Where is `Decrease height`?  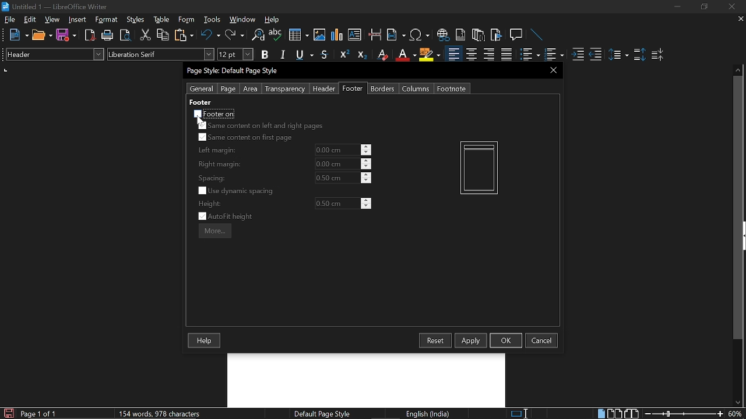
Decrease height is located at coordinates (367, 206).